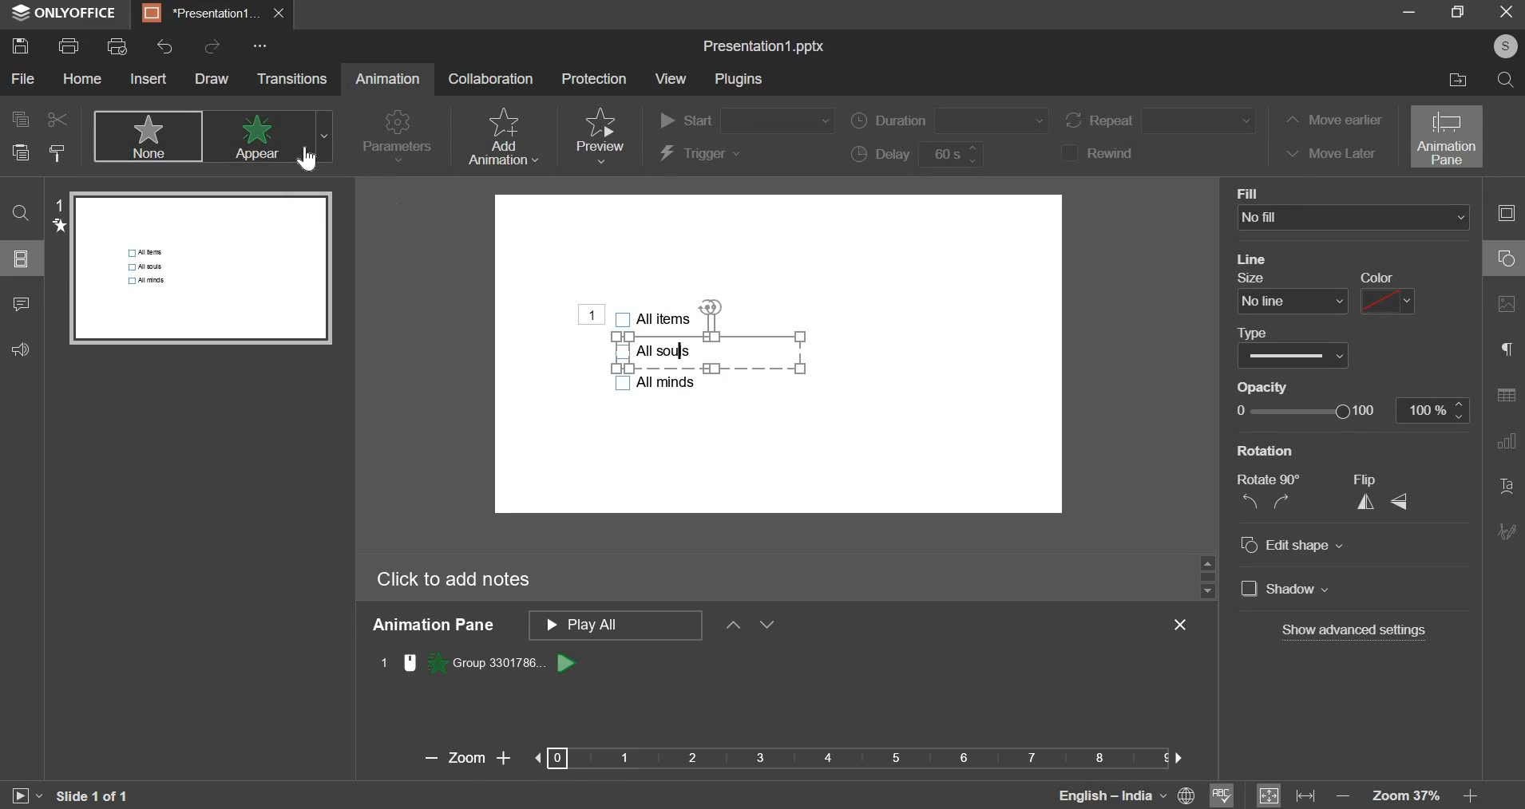 The width and height of the screenshot is (1525, 809). I want to click on exit, so click(1499, 15).